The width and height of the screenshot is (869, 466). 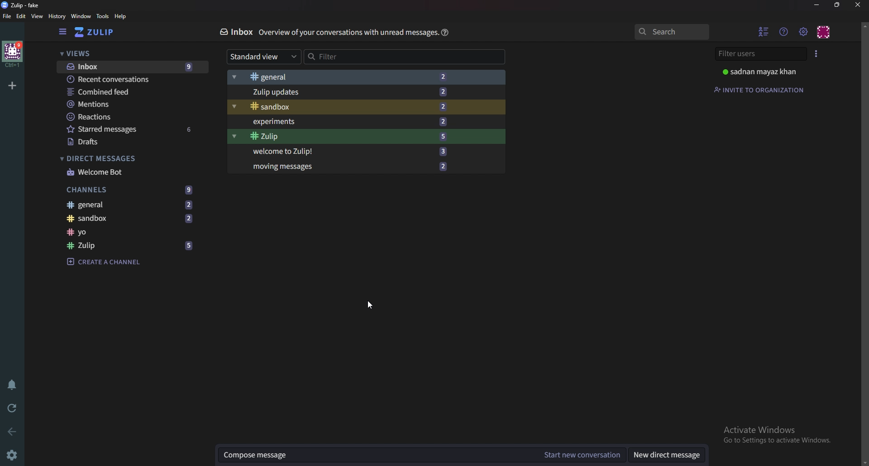 What do you see at coordinates (817, 5) in the screenshot?
I see `minimize` at bounding box center [817, 5].